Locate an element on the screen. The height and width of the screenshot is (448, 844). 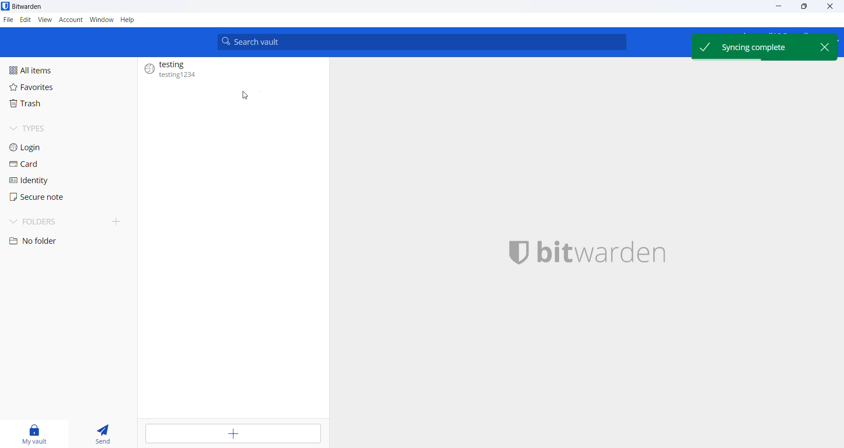
cursor is located at coordinates (829, 7).